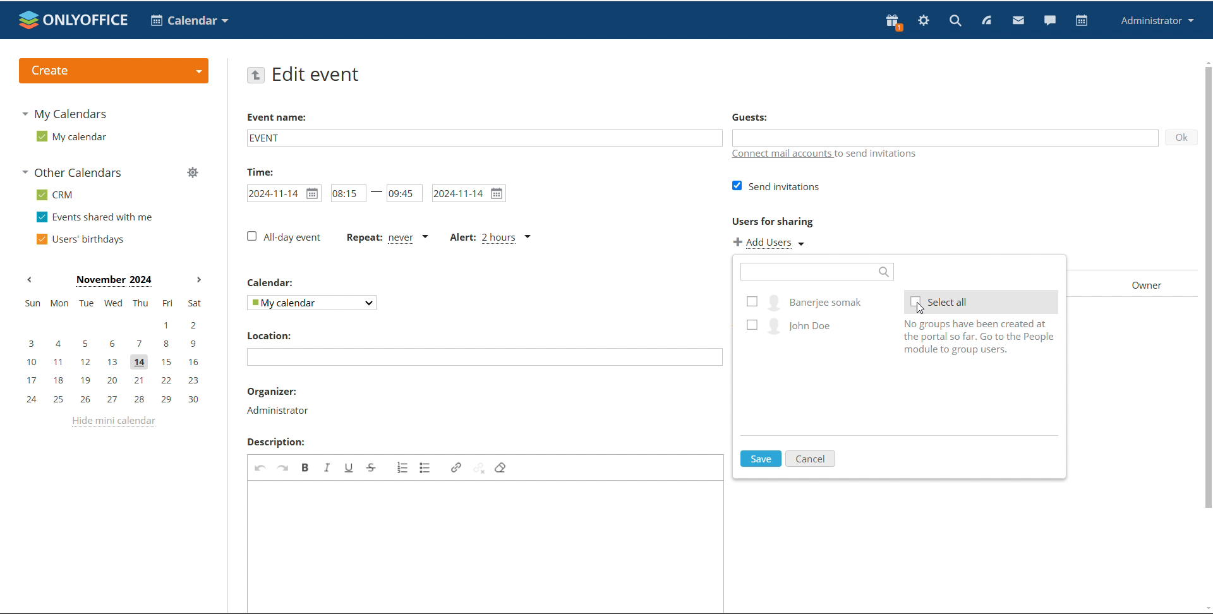  Describe the element at coordinates (113, 302) in the screenshot. I see `mon, tue, wed, thu, fri, sat, sun` at that location.